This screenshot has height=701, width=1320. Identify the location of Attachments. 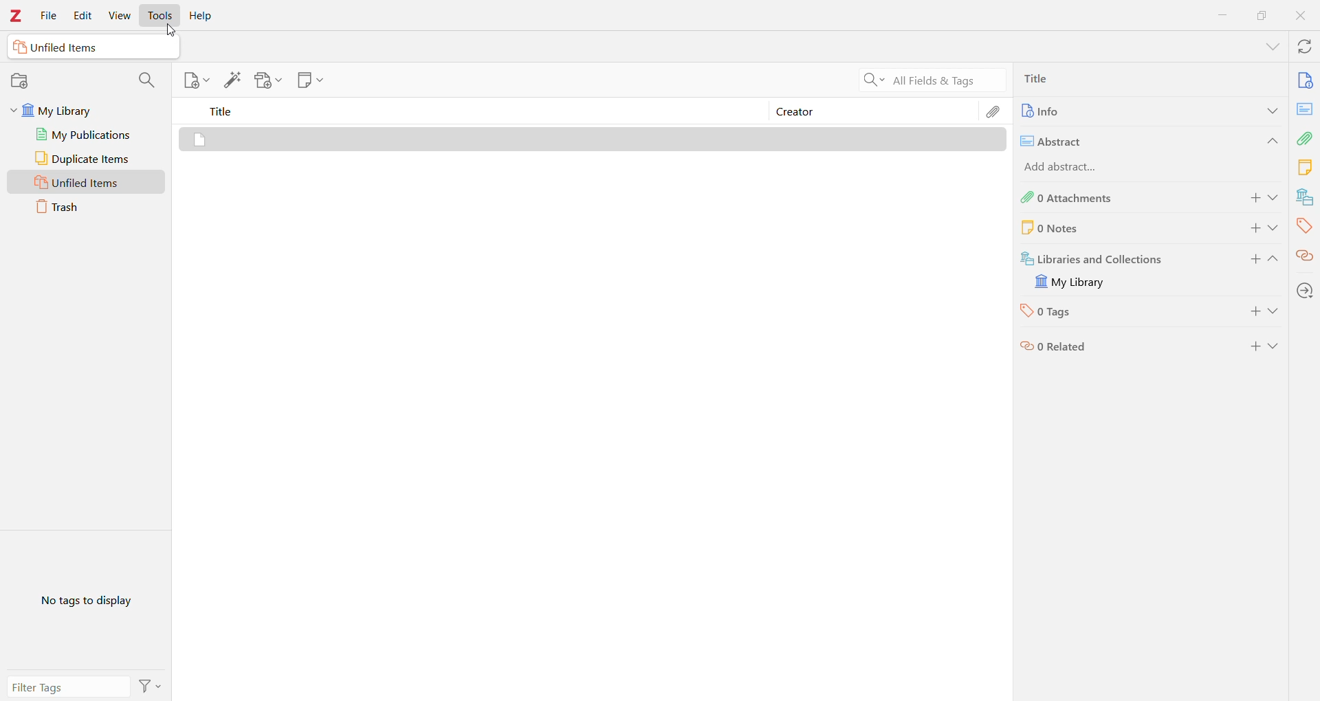
(995, 113).